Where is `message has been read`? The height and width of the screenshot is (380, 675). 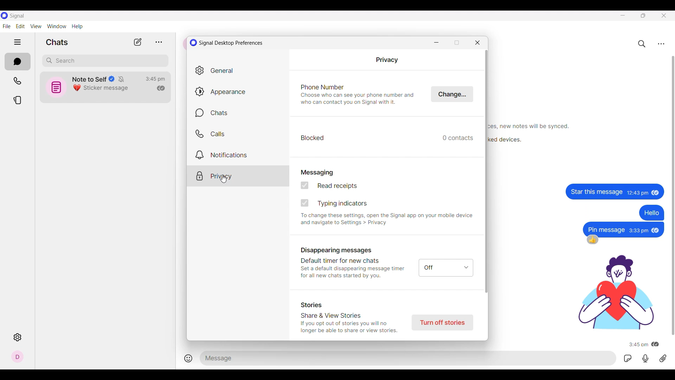
message has been read is located at coordinates (655, 343).